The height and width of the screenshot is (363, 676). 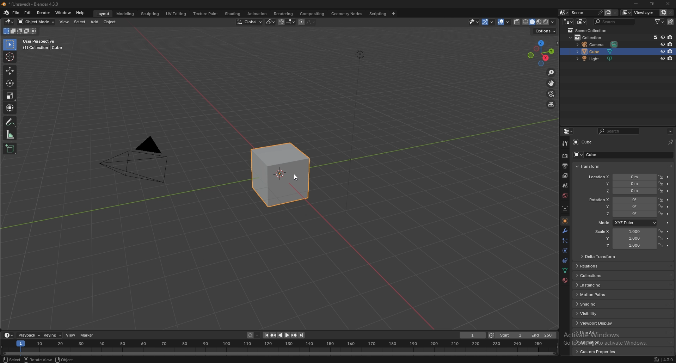 What do you see at coordinates (663, 51) in the screenshot?
I see `hide in viewport` at bounding box center [663, 51].